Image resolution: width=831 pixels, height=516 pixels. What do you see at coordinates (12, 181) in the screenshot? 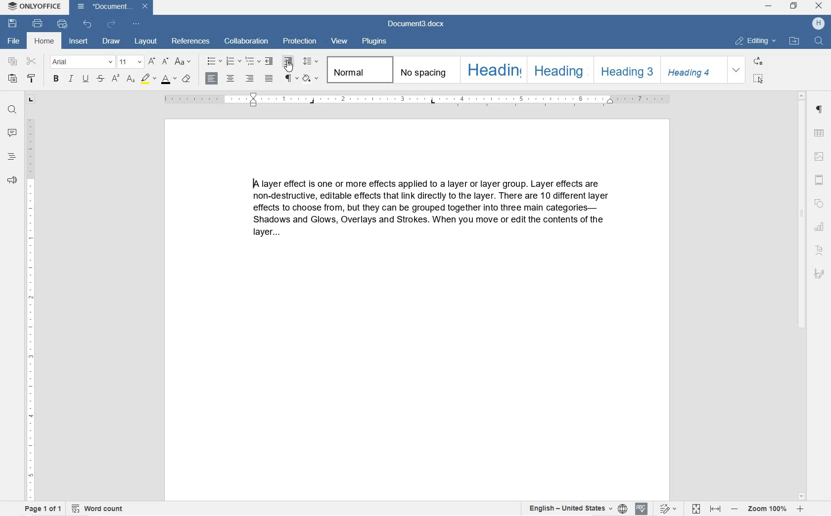
I see `FEEDBACK & SUPPORT` at bounding box center [12, 181].